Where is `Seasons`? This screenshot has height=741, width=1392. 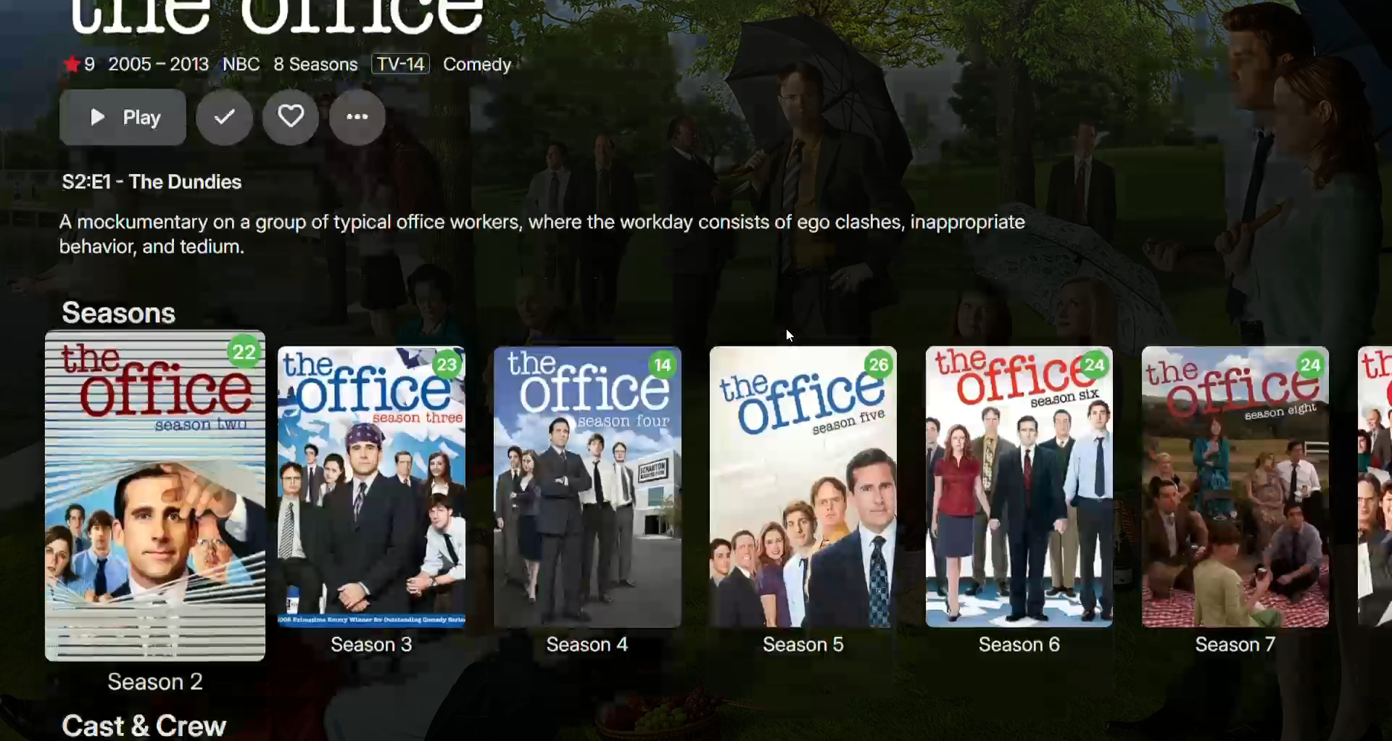 Seasons is located at coordinates (119, 312).